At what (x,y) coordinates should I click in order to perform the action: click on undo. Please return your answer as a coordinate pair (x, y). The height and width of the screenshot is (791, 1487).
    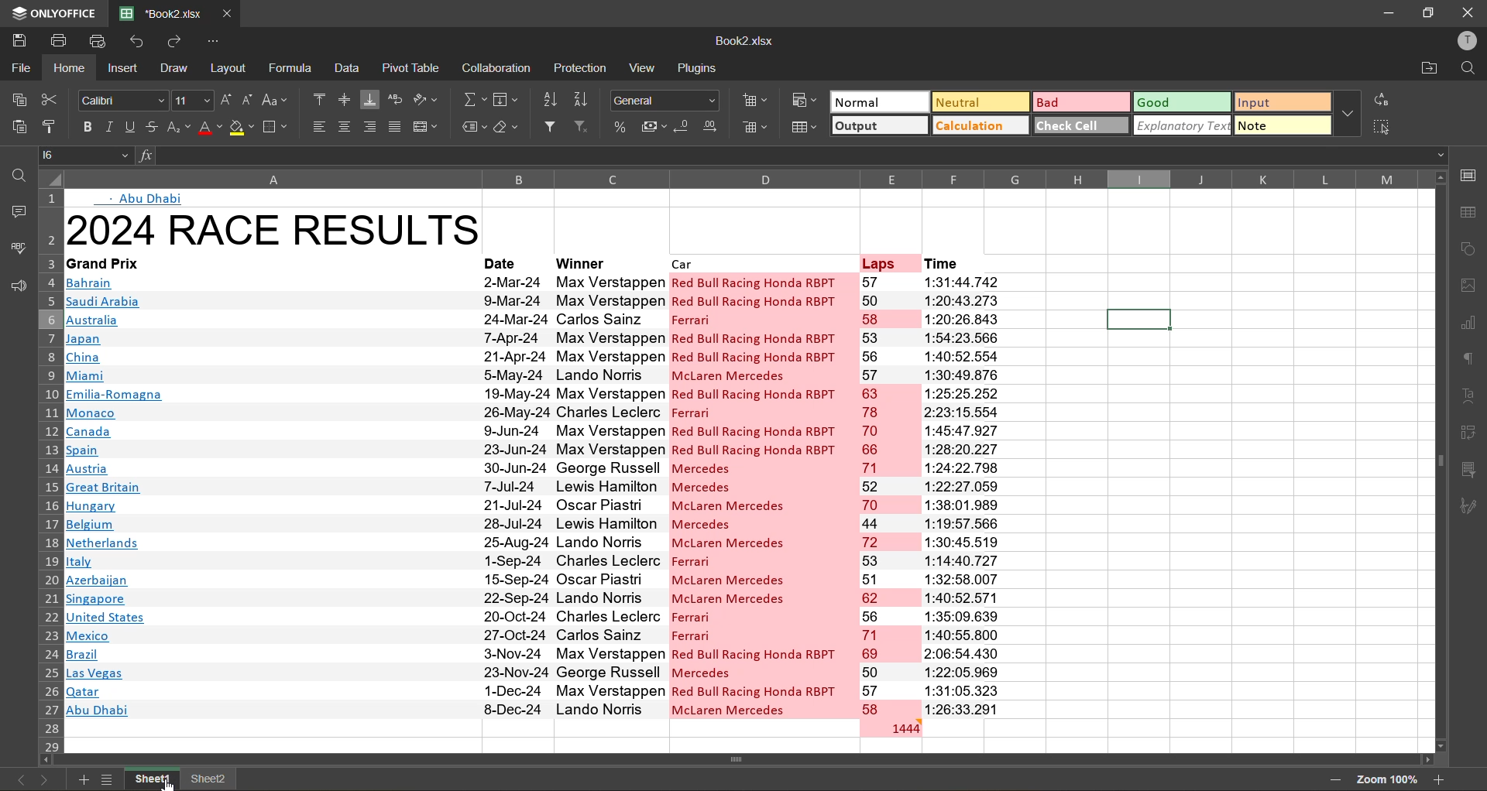
    Looking at the image, I should click on (141, 42).